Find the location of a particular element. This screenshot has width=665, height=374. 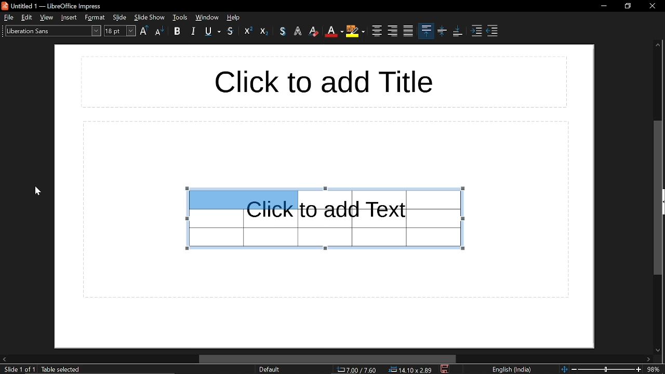

align right is located at coordinates (393, 31).